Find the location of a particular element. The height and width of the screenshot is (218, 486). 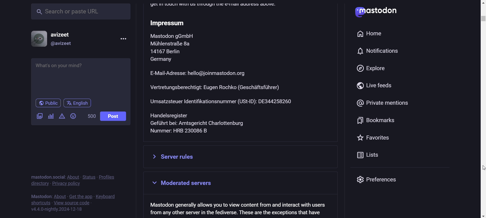

version is located at coordinates (57, 210).